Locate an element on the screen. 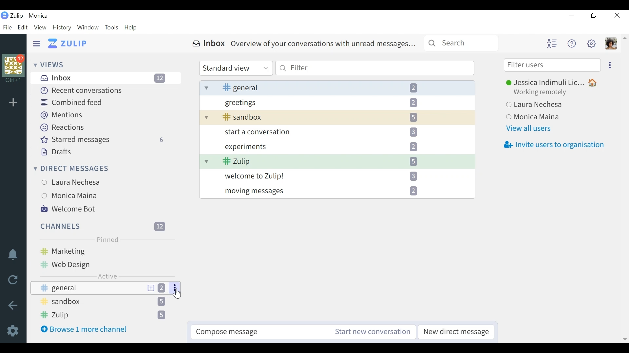 The height and width of the screenshot is (353, 629). Main menu is located at coordinates (591, 43).